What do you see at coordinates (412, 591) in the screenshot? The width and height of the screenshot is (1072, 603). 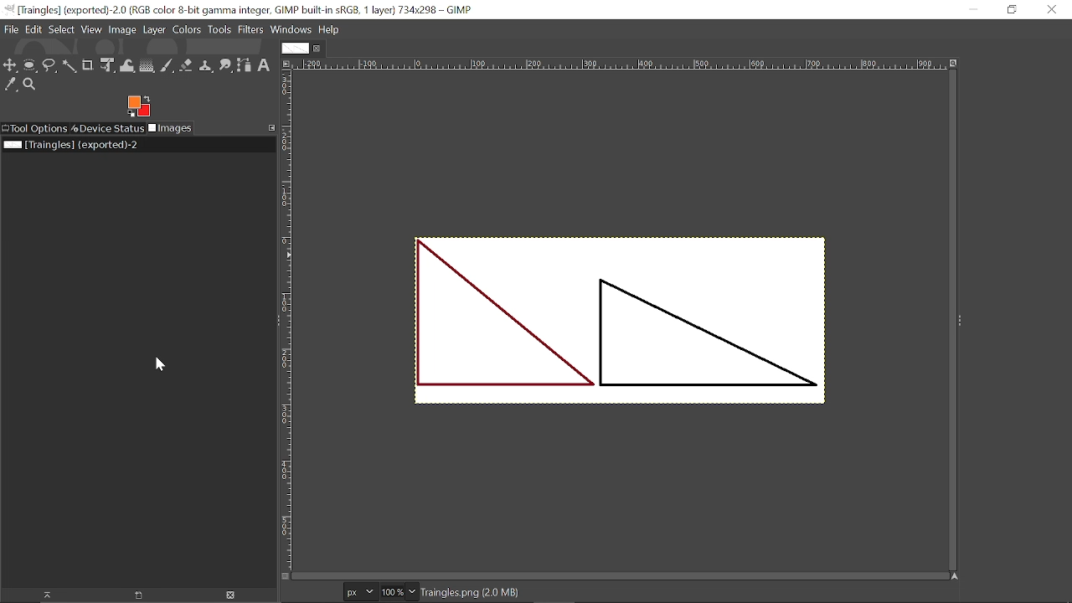 I see `Zoom option` at bounding box center [412, 591].